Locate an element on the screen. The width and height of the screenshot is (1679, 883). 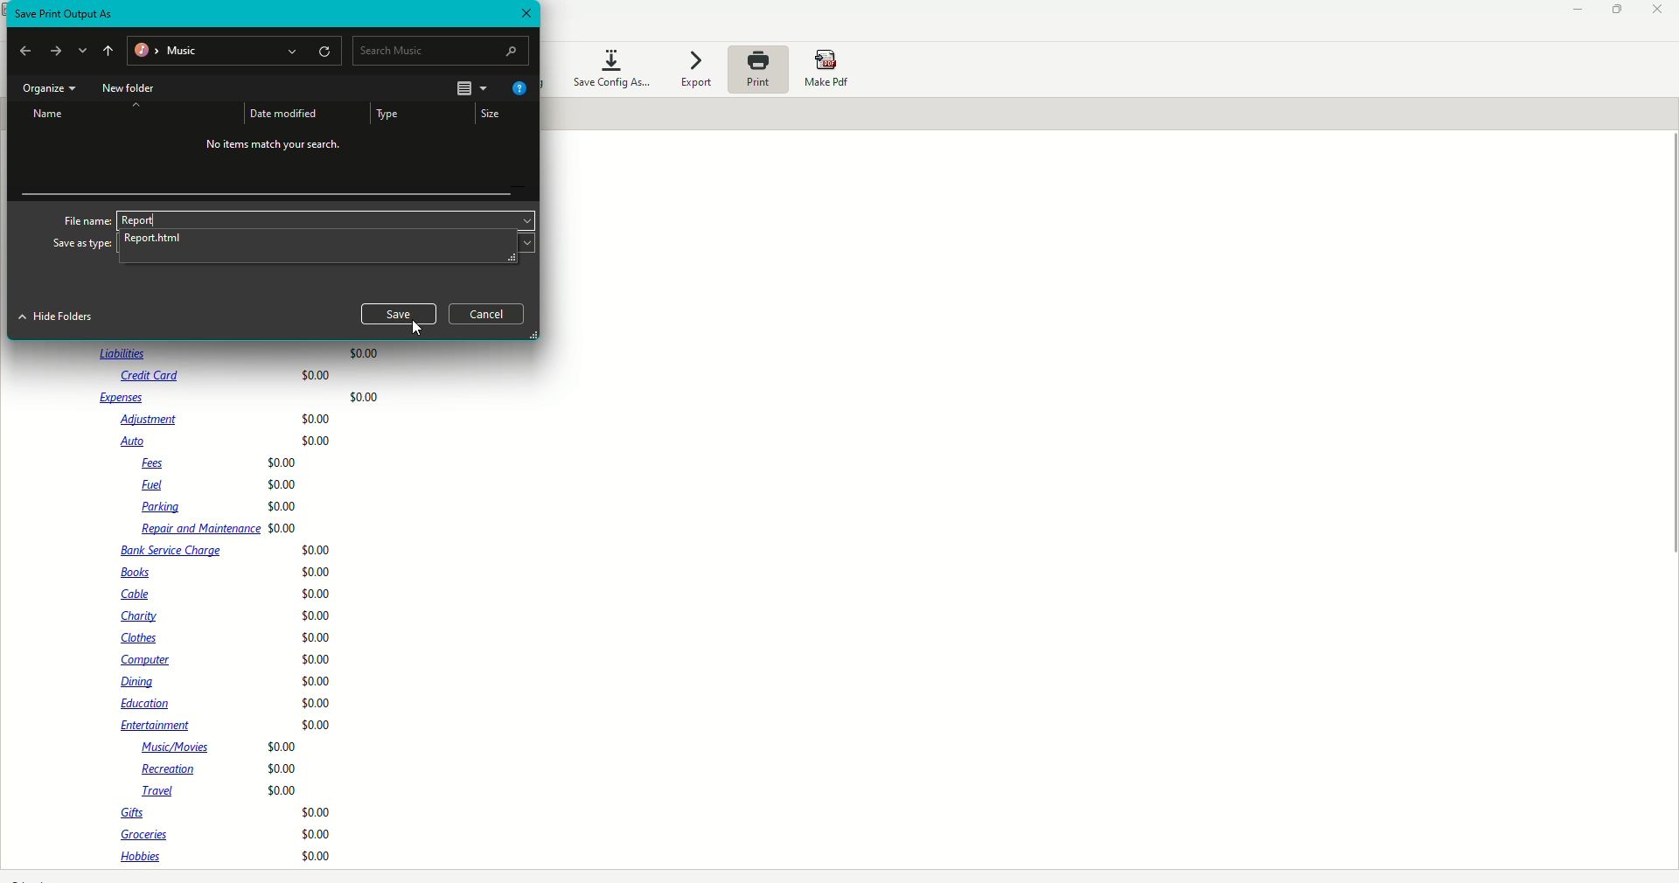
Organize is located at coordinates (47, 89).